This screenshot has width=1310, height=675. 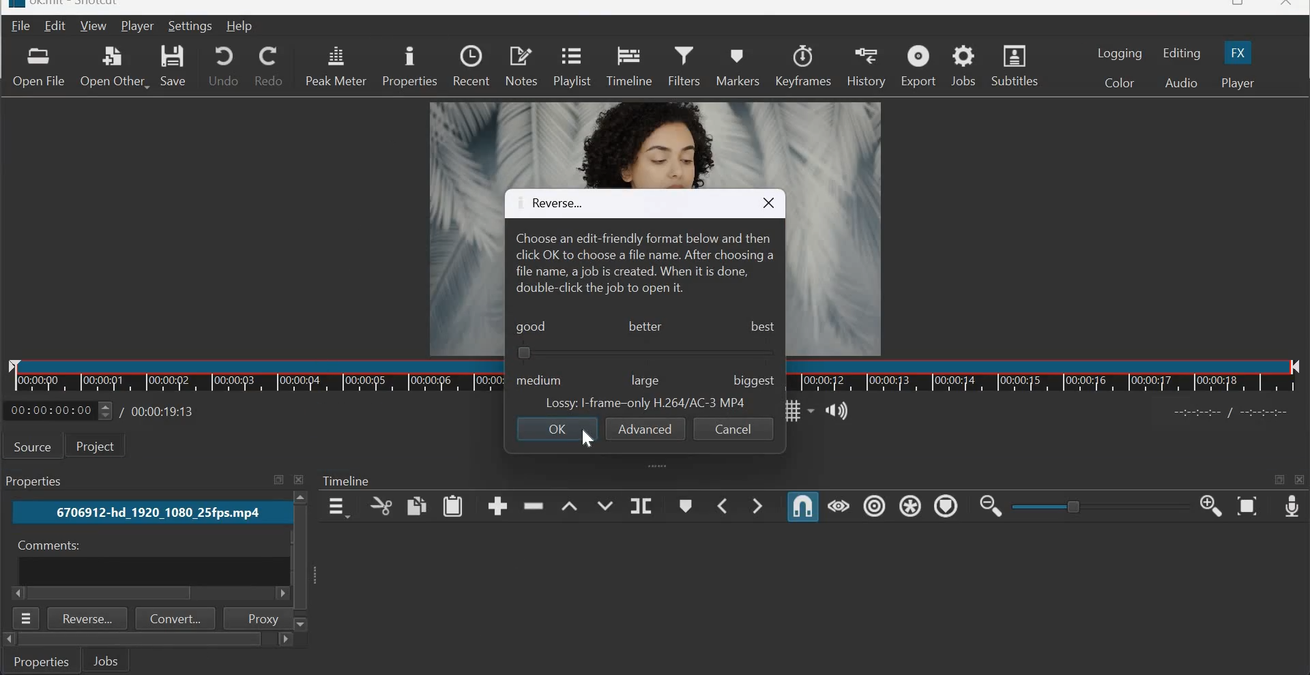 I want to click on Edit, so click(x=57, y=25).